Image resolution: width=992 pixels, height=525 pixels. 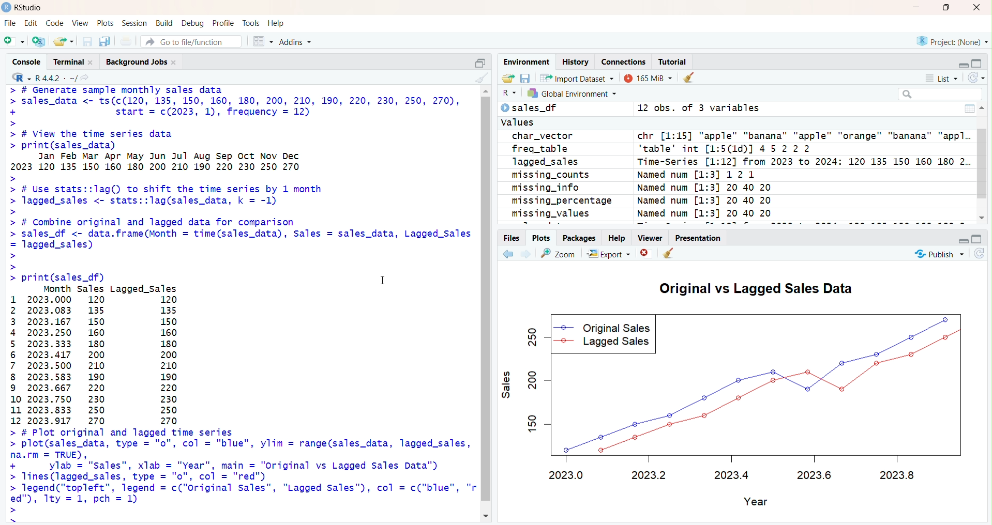 I want to click on > # Plot original and lagged time series
plot(sales_data, type = "o", col = "EHH", ylim = range(sales_data, lagged_sales, na.rm = TRUE),
ylab = "sales", xlab = "Year", main = "Original vs Lagged Sales Data")
Tines (lagged_sales, type = "o", col = "[{")
| FoendCeorTefes legend = c("original sales", "Lagged Sales"), col = c('ENER", "WE", ty = 1, pch = 1), so click(x=242, y=473).